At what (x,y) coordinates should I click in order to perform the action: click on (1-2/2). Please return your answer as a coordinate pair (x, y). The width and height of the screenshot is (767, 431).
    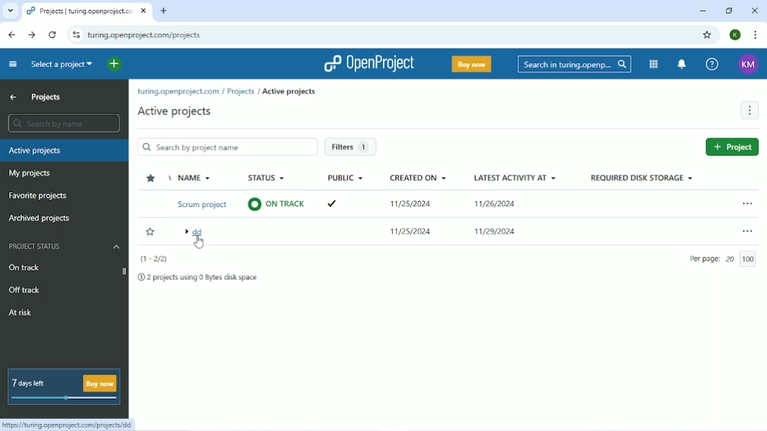
    Looking at the image, I should click on (155, 259).